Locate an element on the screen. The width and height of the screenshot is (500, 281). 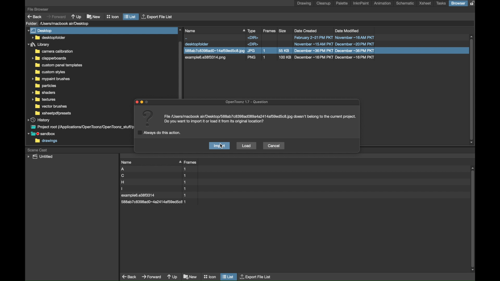
file is located at coordinates (280, 44).